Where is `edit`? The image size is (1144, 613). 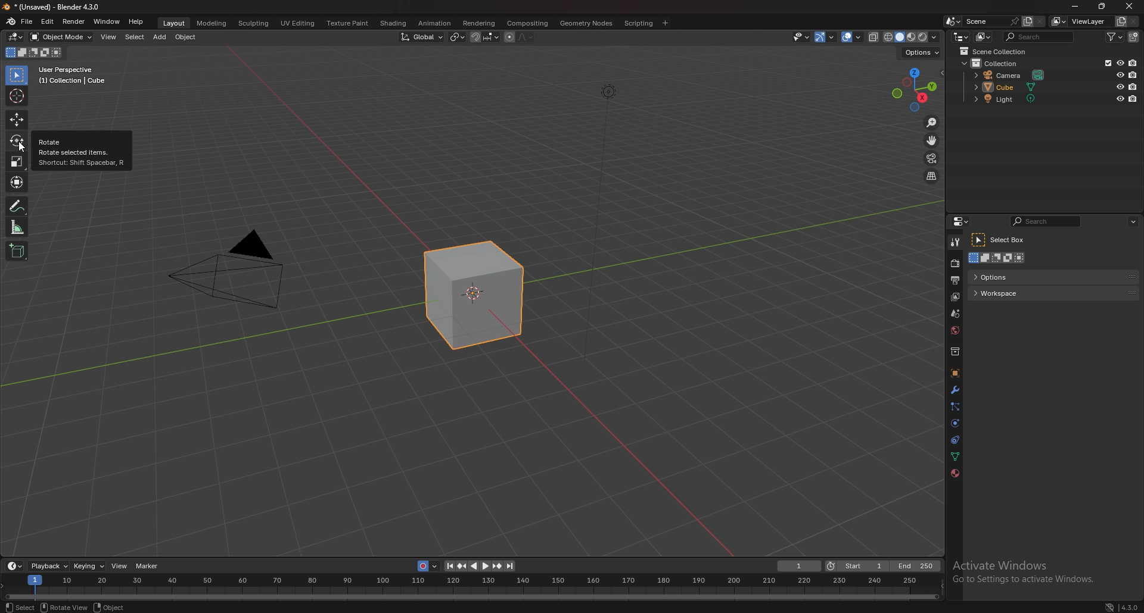
edit is located at coordinates (47, 21).